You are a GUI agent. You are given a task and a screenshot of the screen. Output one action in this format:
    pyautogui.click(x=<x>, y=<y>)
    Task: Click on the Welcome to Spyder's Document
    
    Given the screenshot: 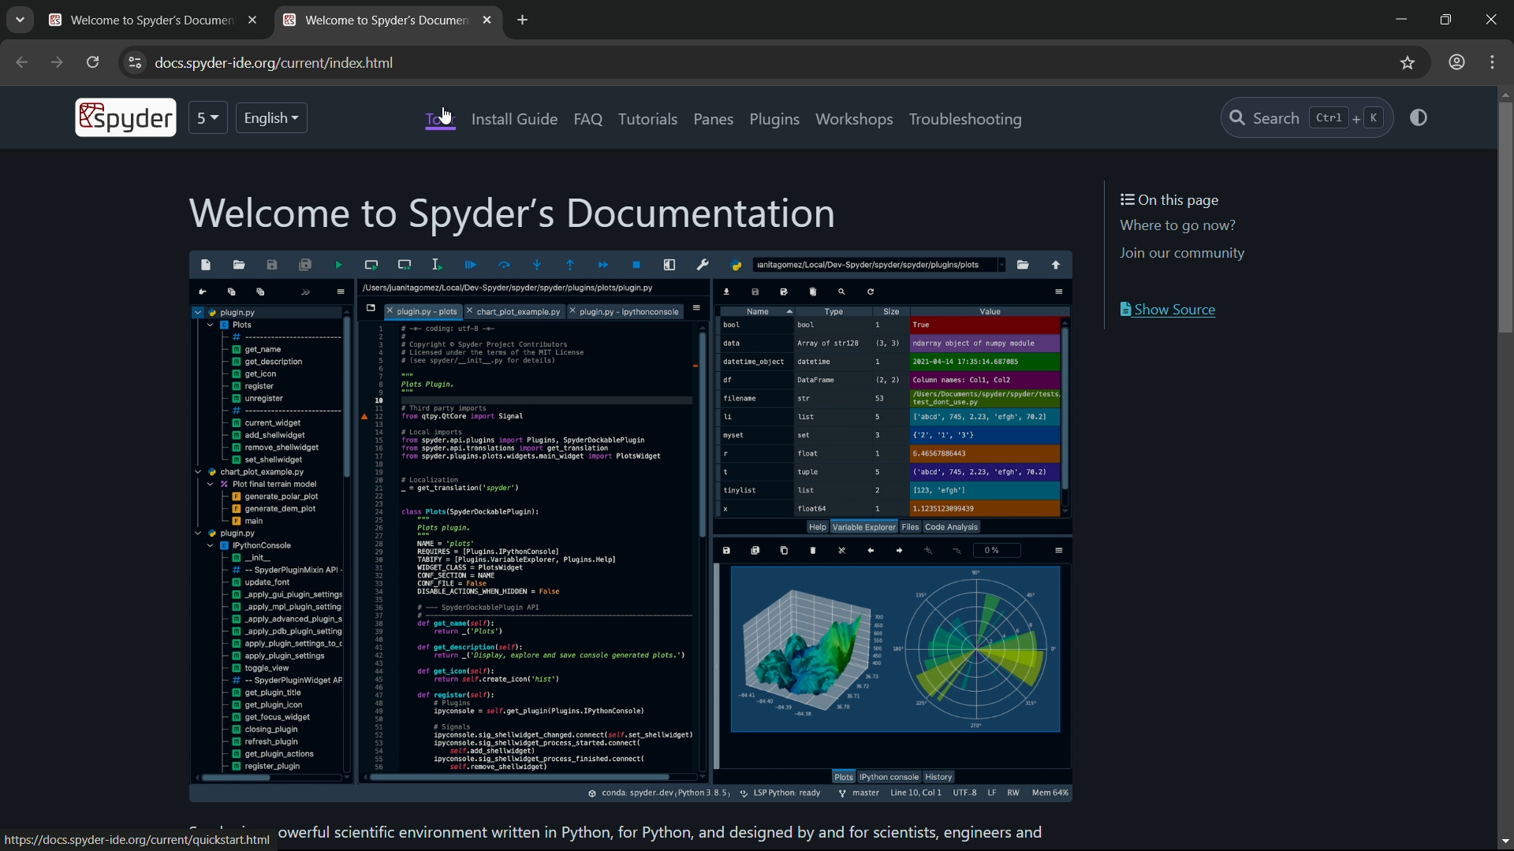 What is the action you would take?
    pyautogui.click(x=135, y=20)
    